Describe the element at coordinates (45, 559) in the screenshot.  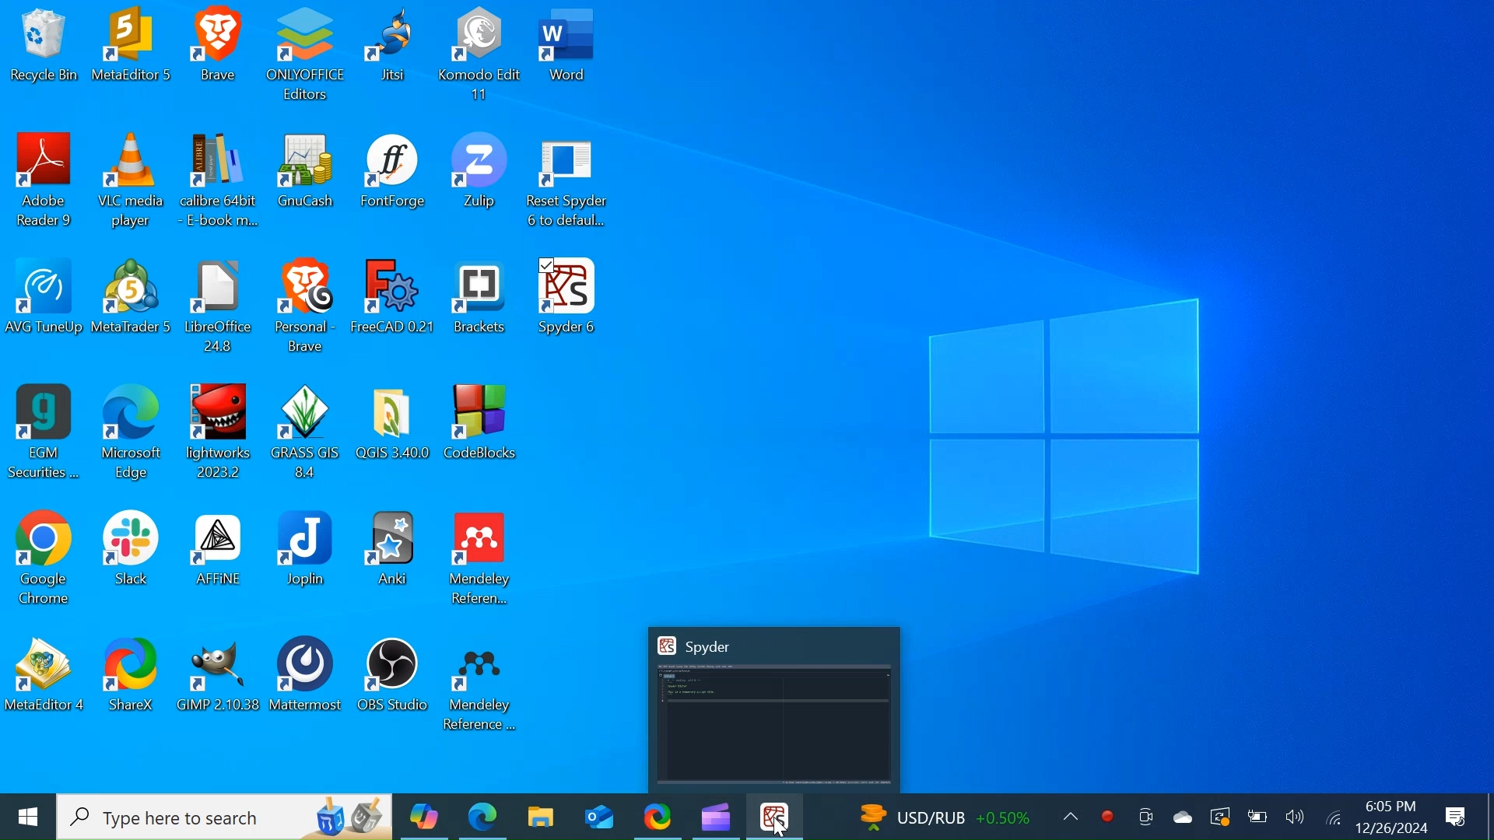
I see `Google Chrome Desktop Icon` at that location.